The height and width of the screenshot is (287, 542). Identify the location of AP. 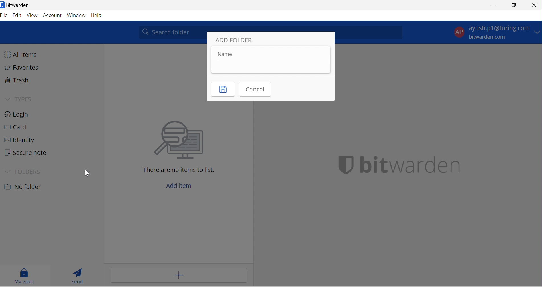
(457, 31).